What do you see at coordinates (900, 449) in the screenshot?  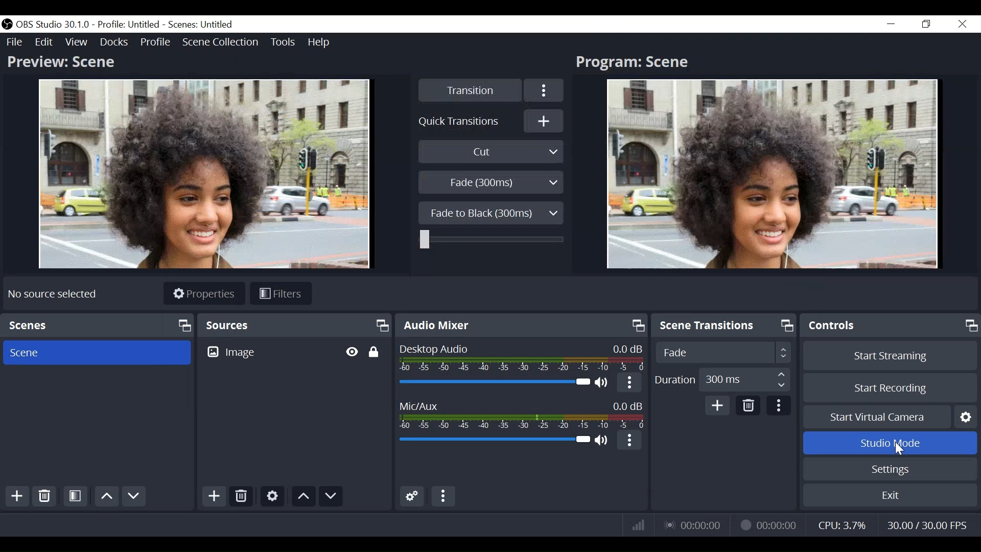 I see `Cursor` at bounding box center [900, 449].